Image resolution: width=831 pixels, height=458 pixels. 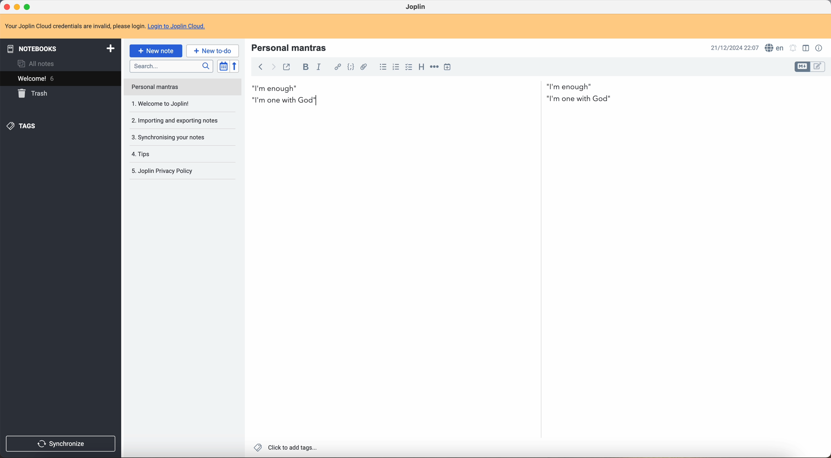 What do you see at coordinates (212, 50) in the screenshot?
I see `new to-do` at bounding box center [212, 50].